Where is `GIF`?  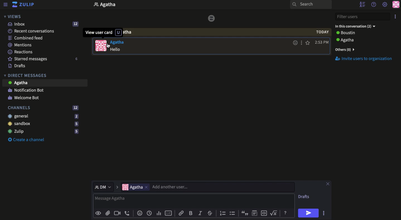
GIF is located at coordinates (169, 213).